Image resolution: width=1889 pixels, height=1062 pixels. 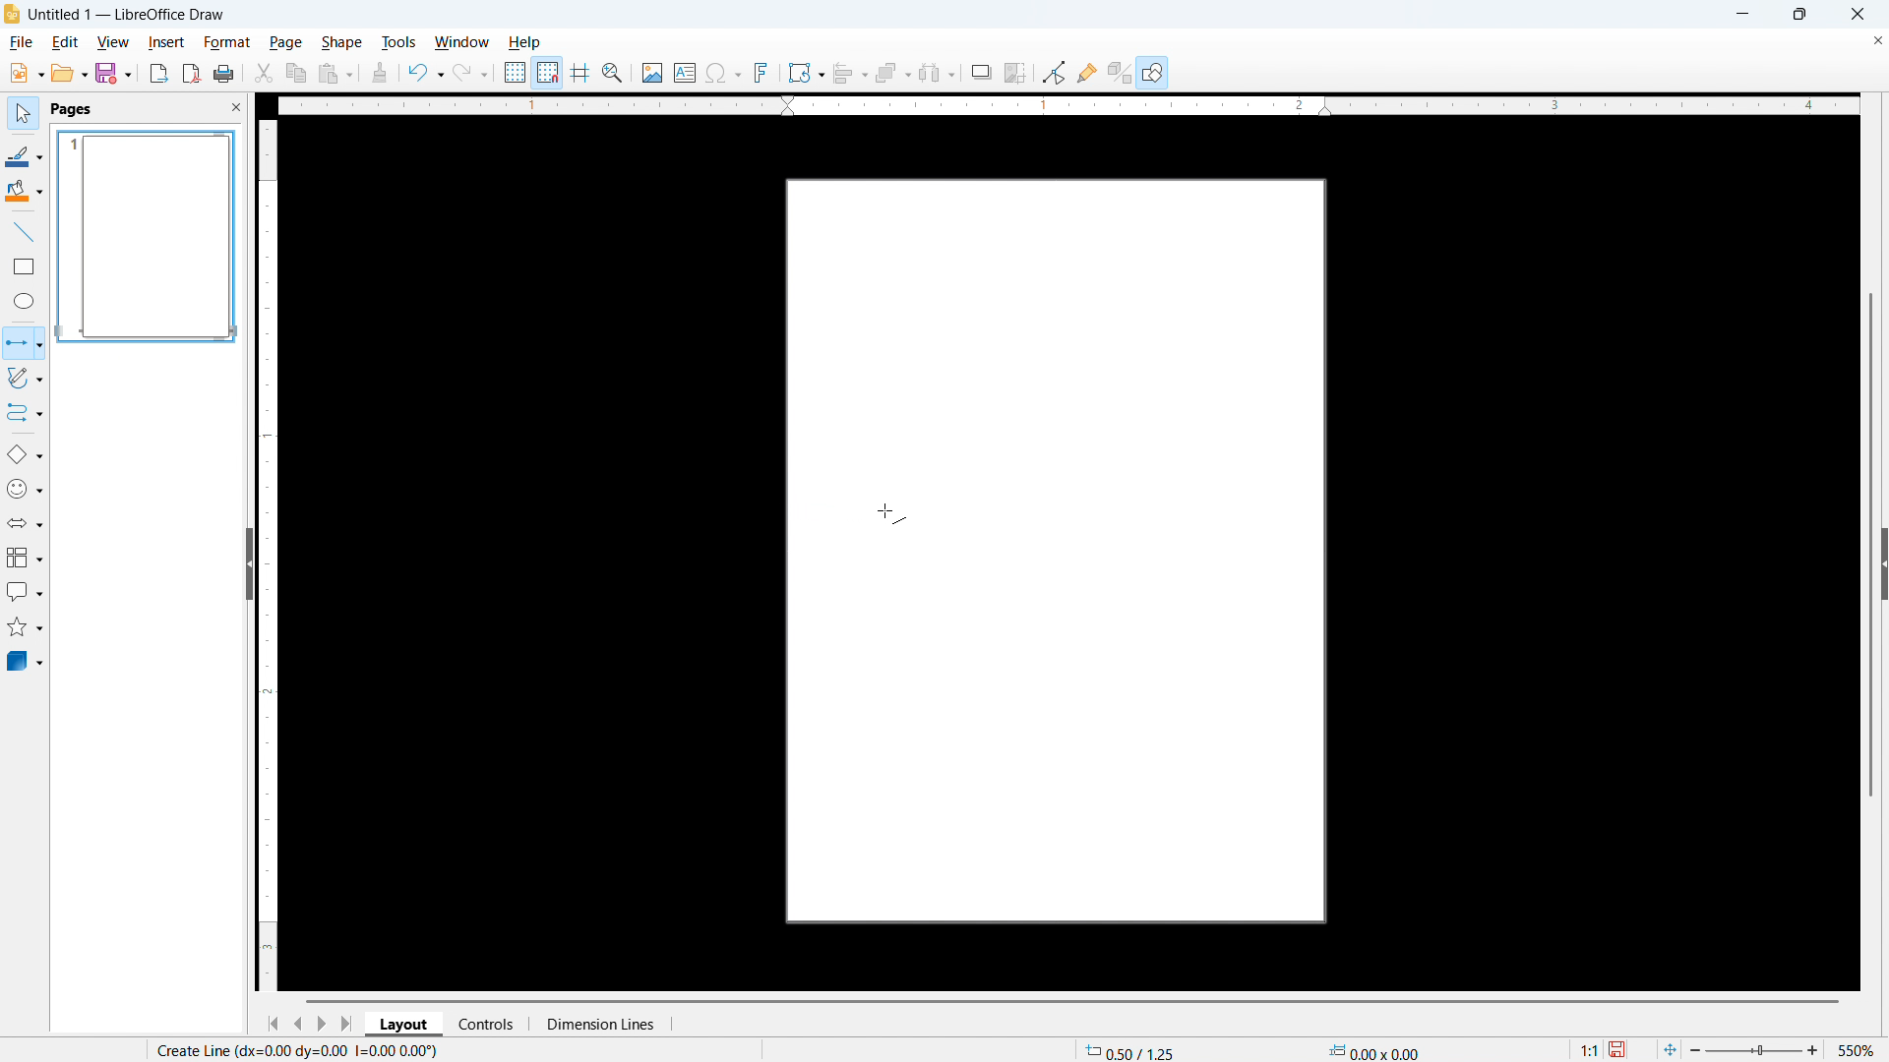 I want to click on Format , so click(x=226, y=41).